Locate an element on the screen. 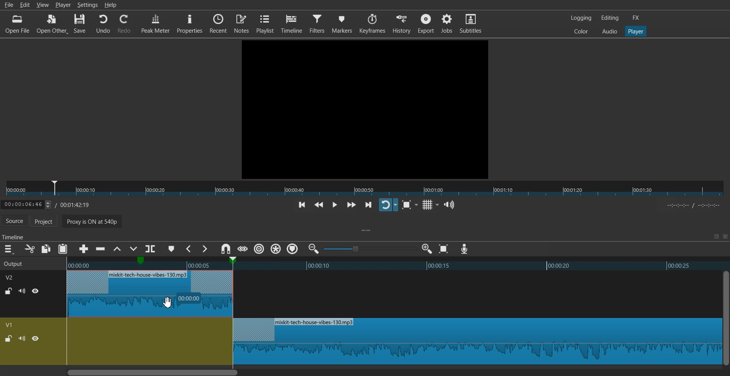 The width and height of the screenshot is (730, 376). File is located at coordinates (8, 5).